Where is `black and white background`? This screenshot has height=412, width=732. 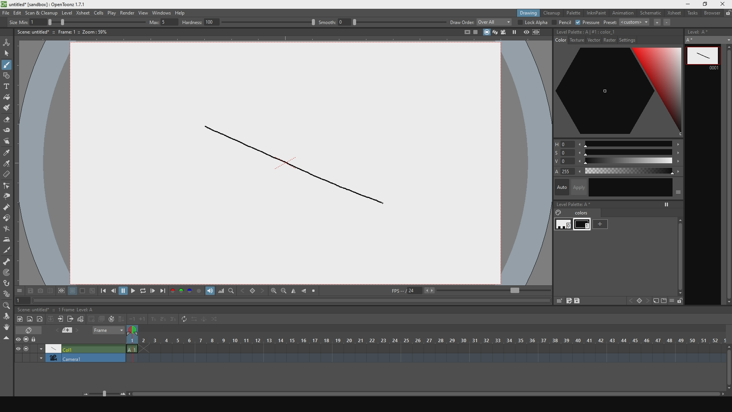
black and white background is located at coordinates (91, 292).